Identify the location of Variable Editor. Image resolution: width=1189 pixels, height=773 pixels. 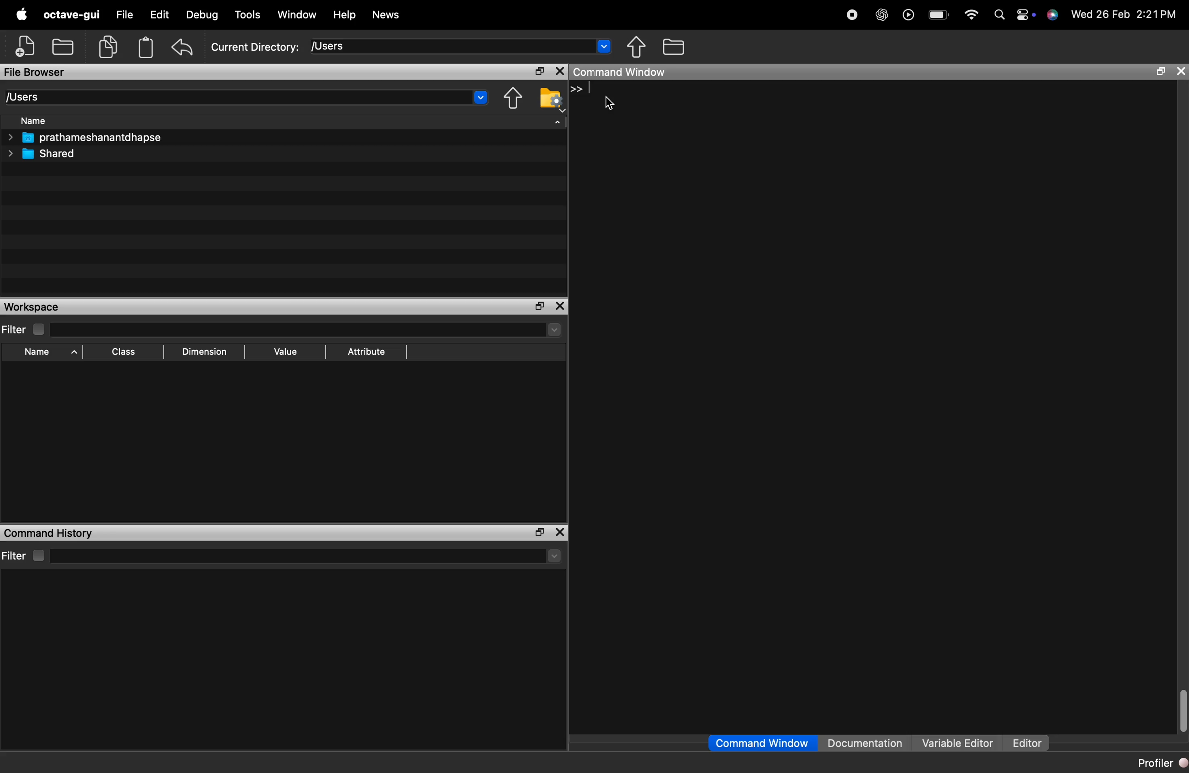
(957, 743).